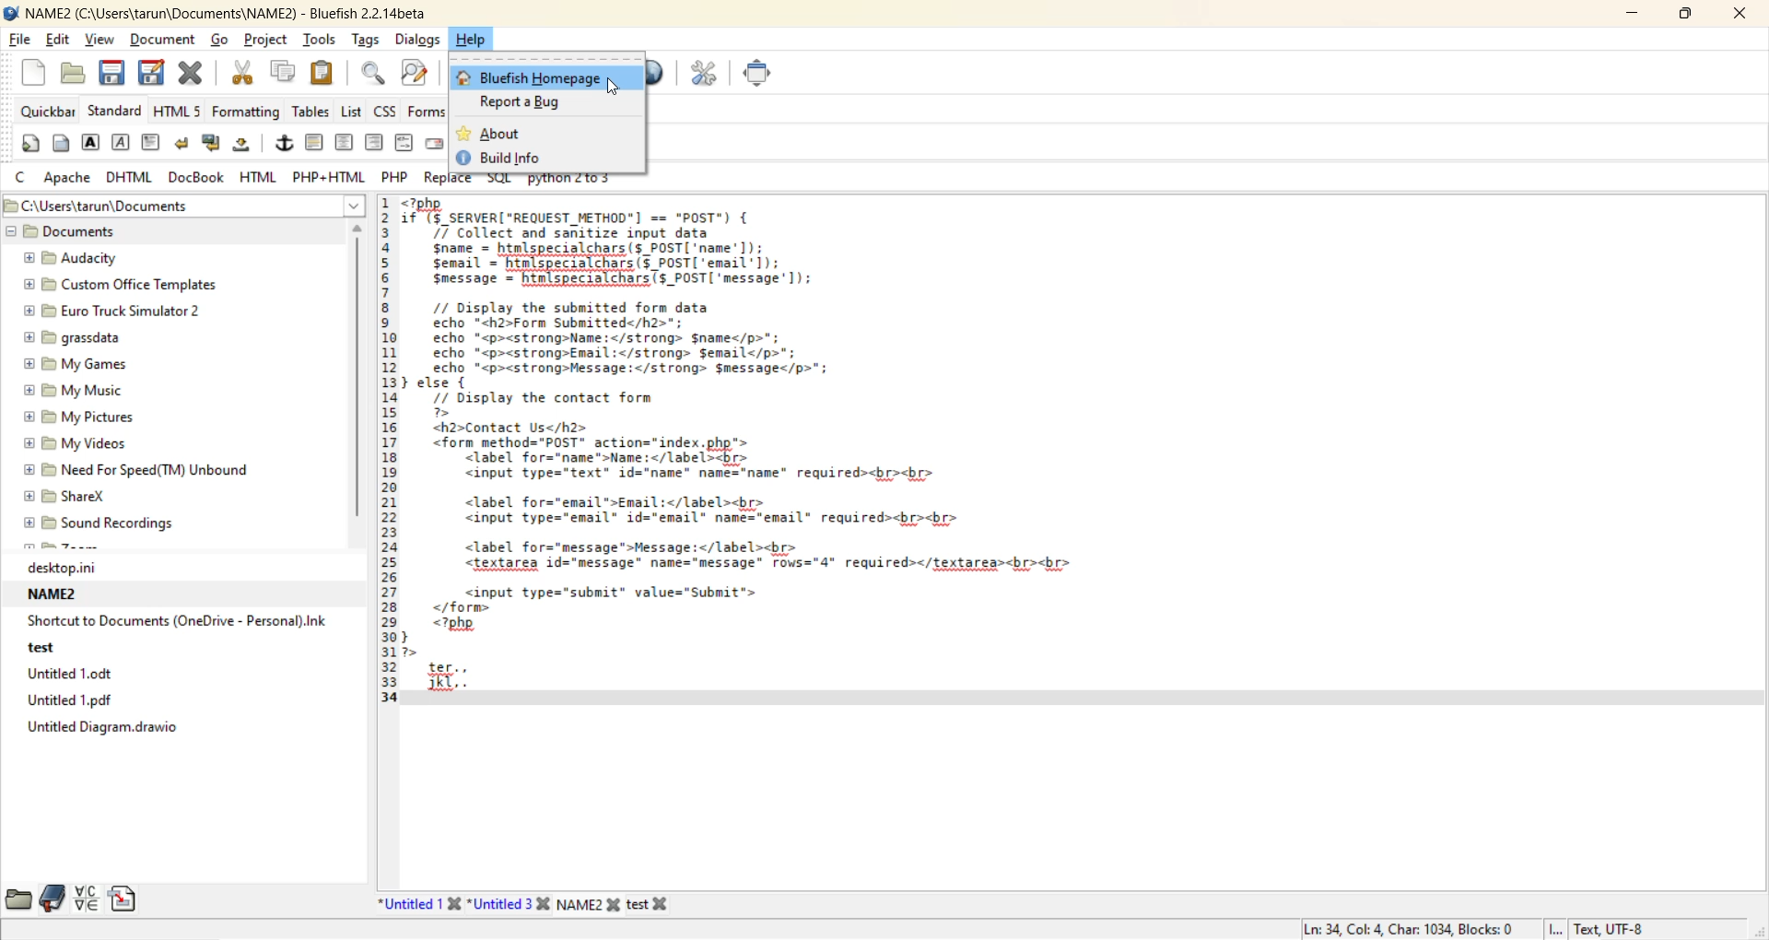 Image resolution: width=1769 pixels, height=940 pixels. Describe the element at coordinates (346, 144) in the screenshot. I see `center` at that location.